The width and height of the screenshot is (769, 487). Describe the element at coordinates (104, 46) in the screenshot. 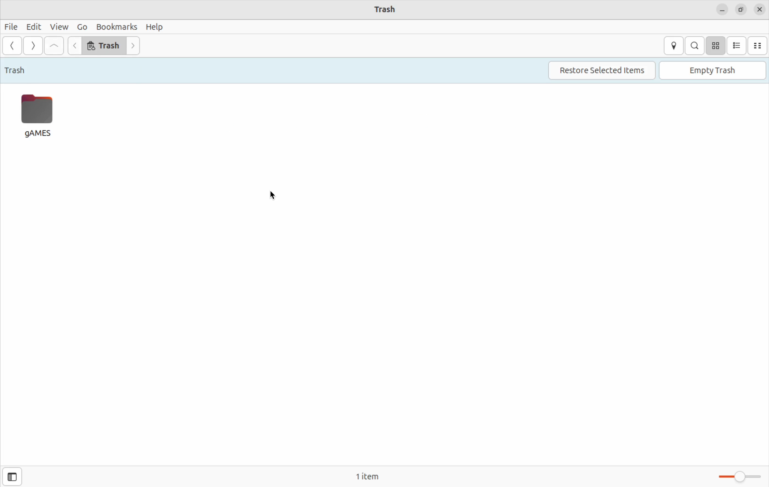

I see `trash` at that location.